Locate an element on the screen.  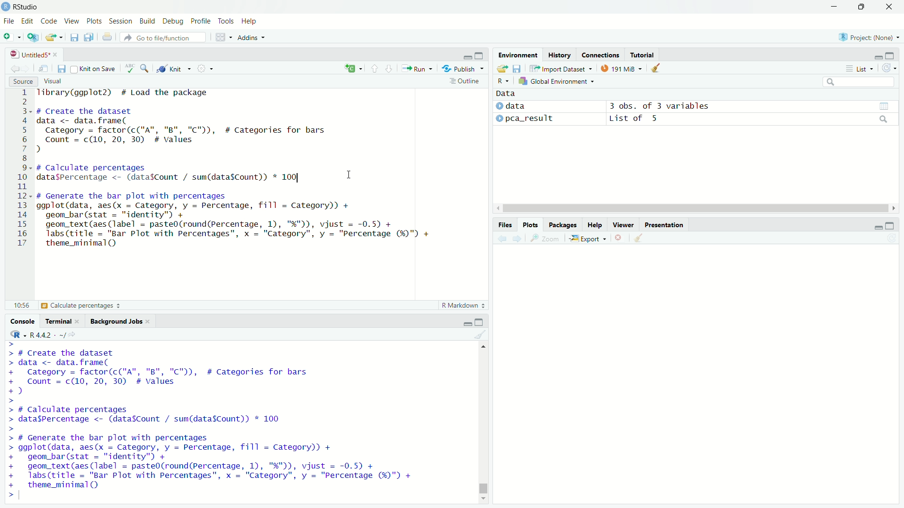
maximize is located at coordinates (862, 8).